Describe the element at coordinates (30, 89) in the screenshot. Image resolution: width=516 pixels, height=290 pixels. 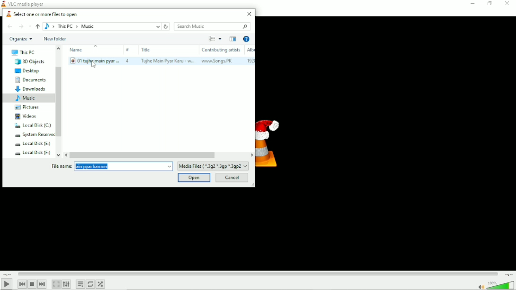
I see `Downloads` at that location.